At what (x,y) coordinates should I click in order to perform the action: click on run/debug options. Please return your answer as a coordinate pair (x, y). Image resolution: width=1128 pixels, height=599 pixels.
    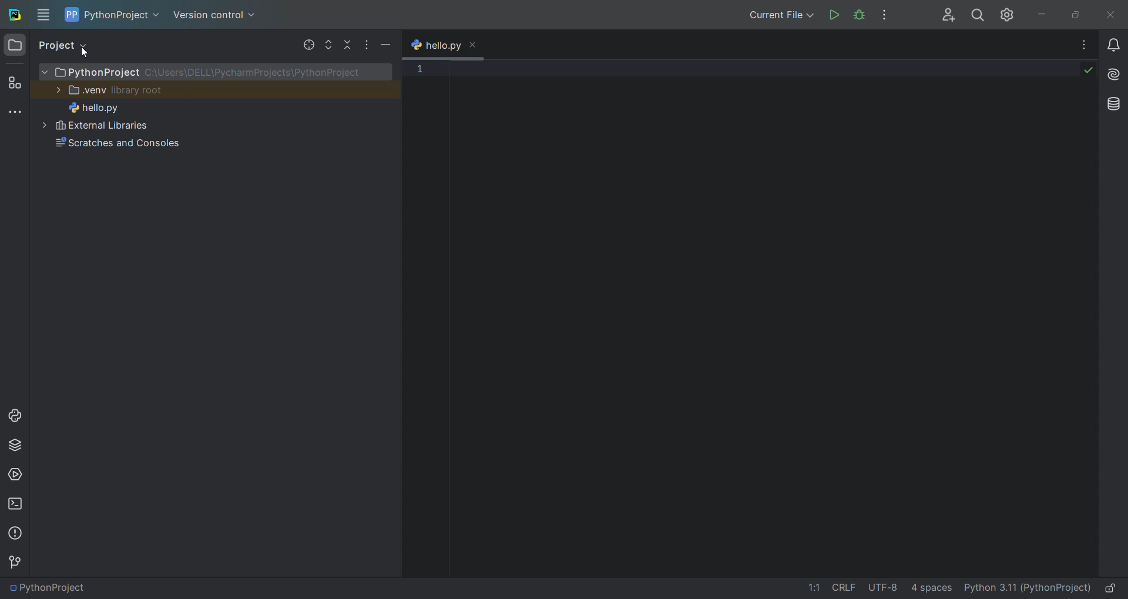
    Looking at the image, I should click on (776, 16).